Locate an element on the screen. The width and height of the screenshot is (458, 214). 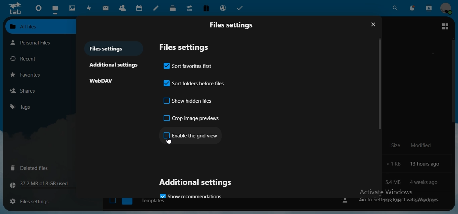
sort favorites first is located at coordinates (189, 65).